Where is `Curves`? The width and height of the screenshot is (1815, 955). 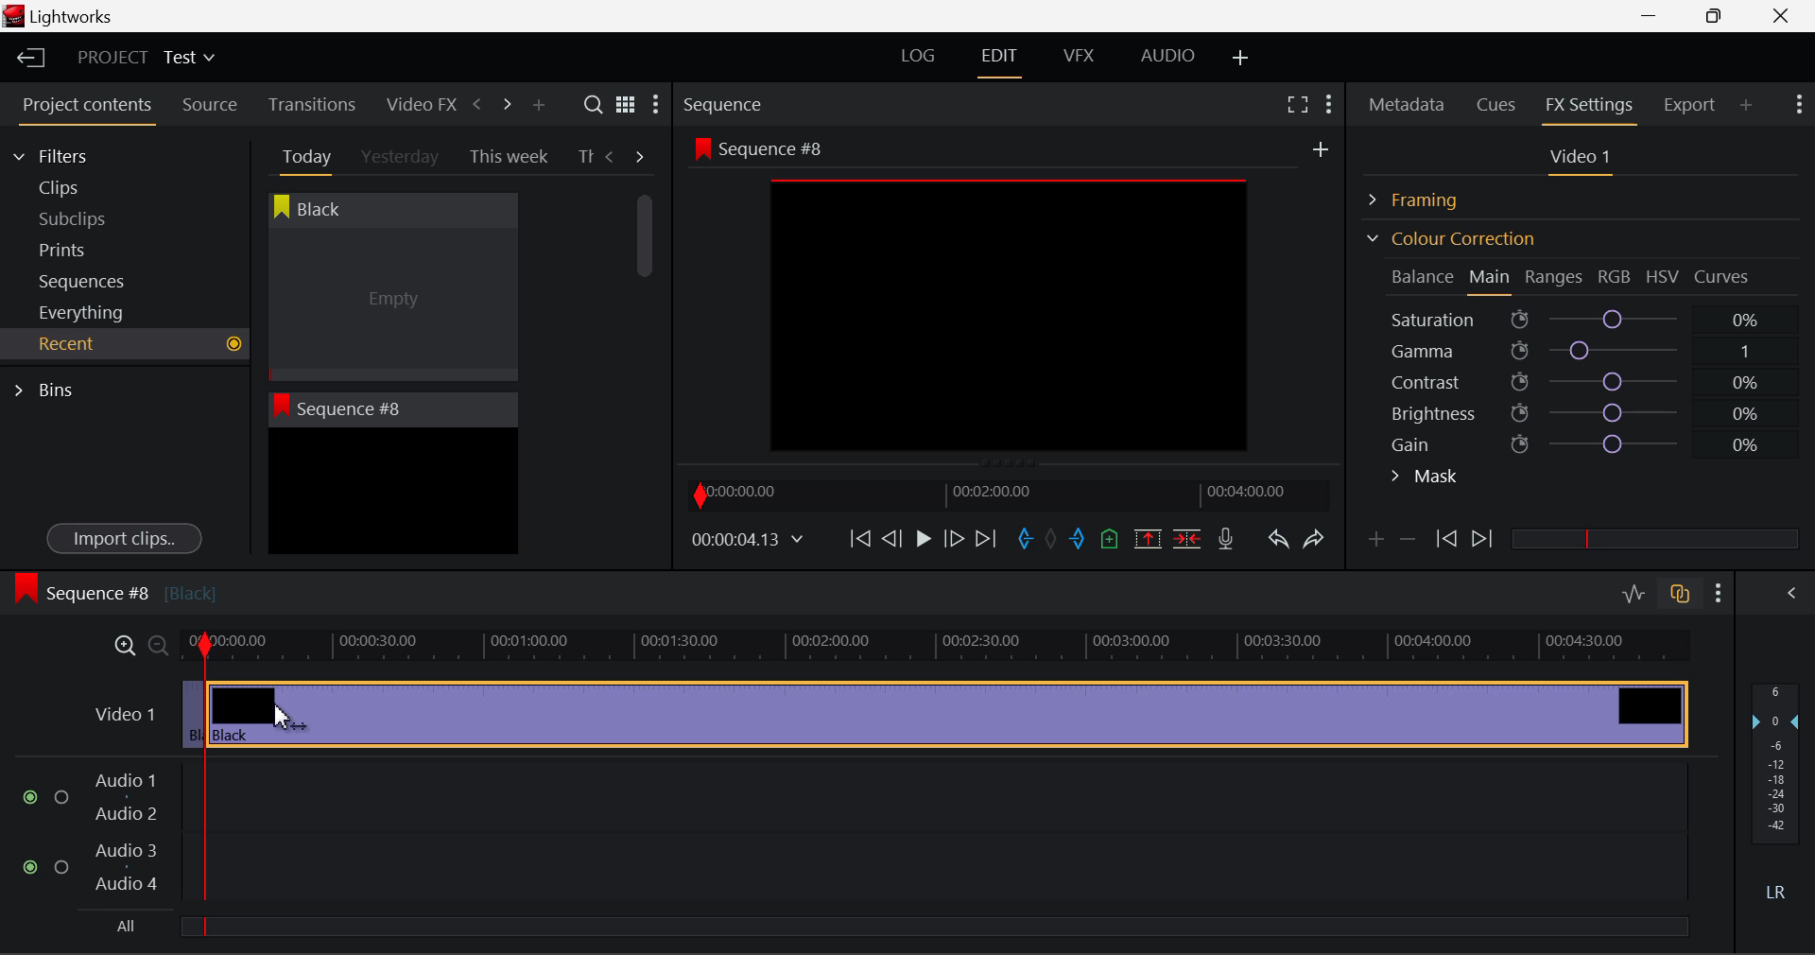 Curves is located at coordinates (1724, 276).